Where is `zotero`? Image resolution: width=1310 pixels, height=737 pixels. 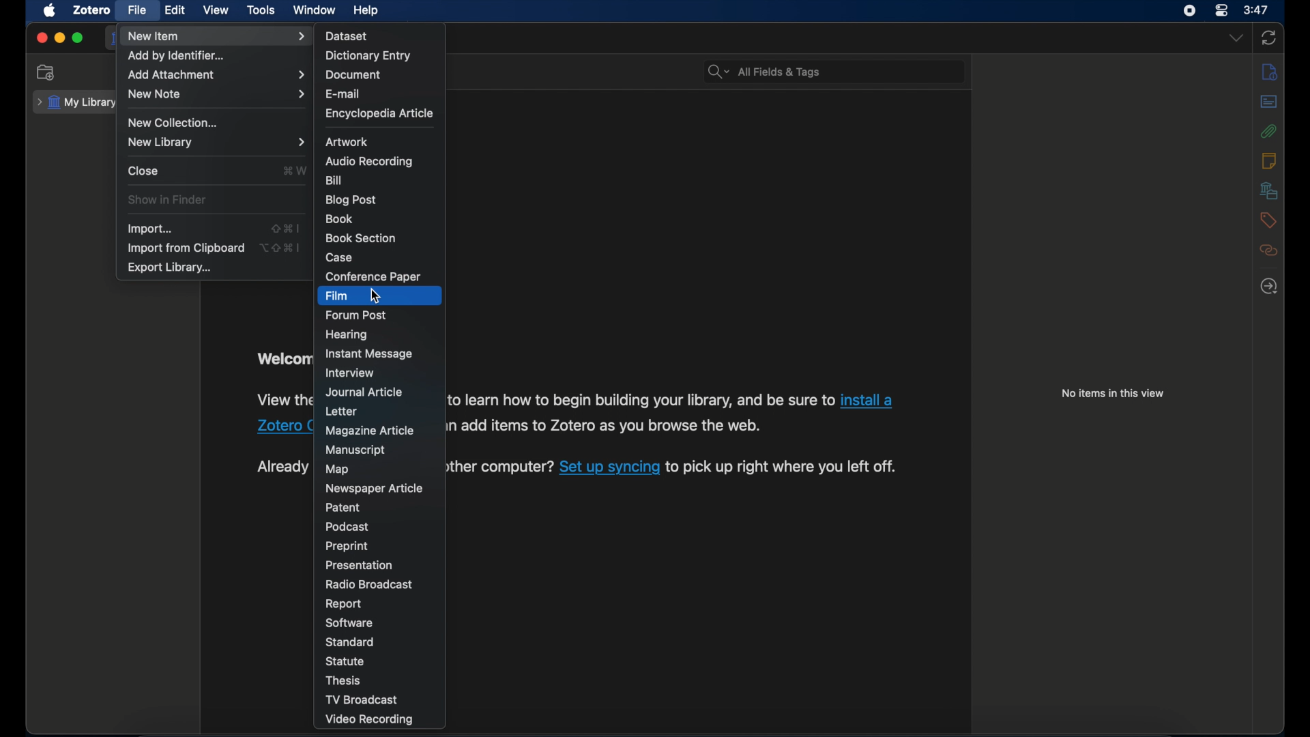
zotero is located at coordinates (93, 10).